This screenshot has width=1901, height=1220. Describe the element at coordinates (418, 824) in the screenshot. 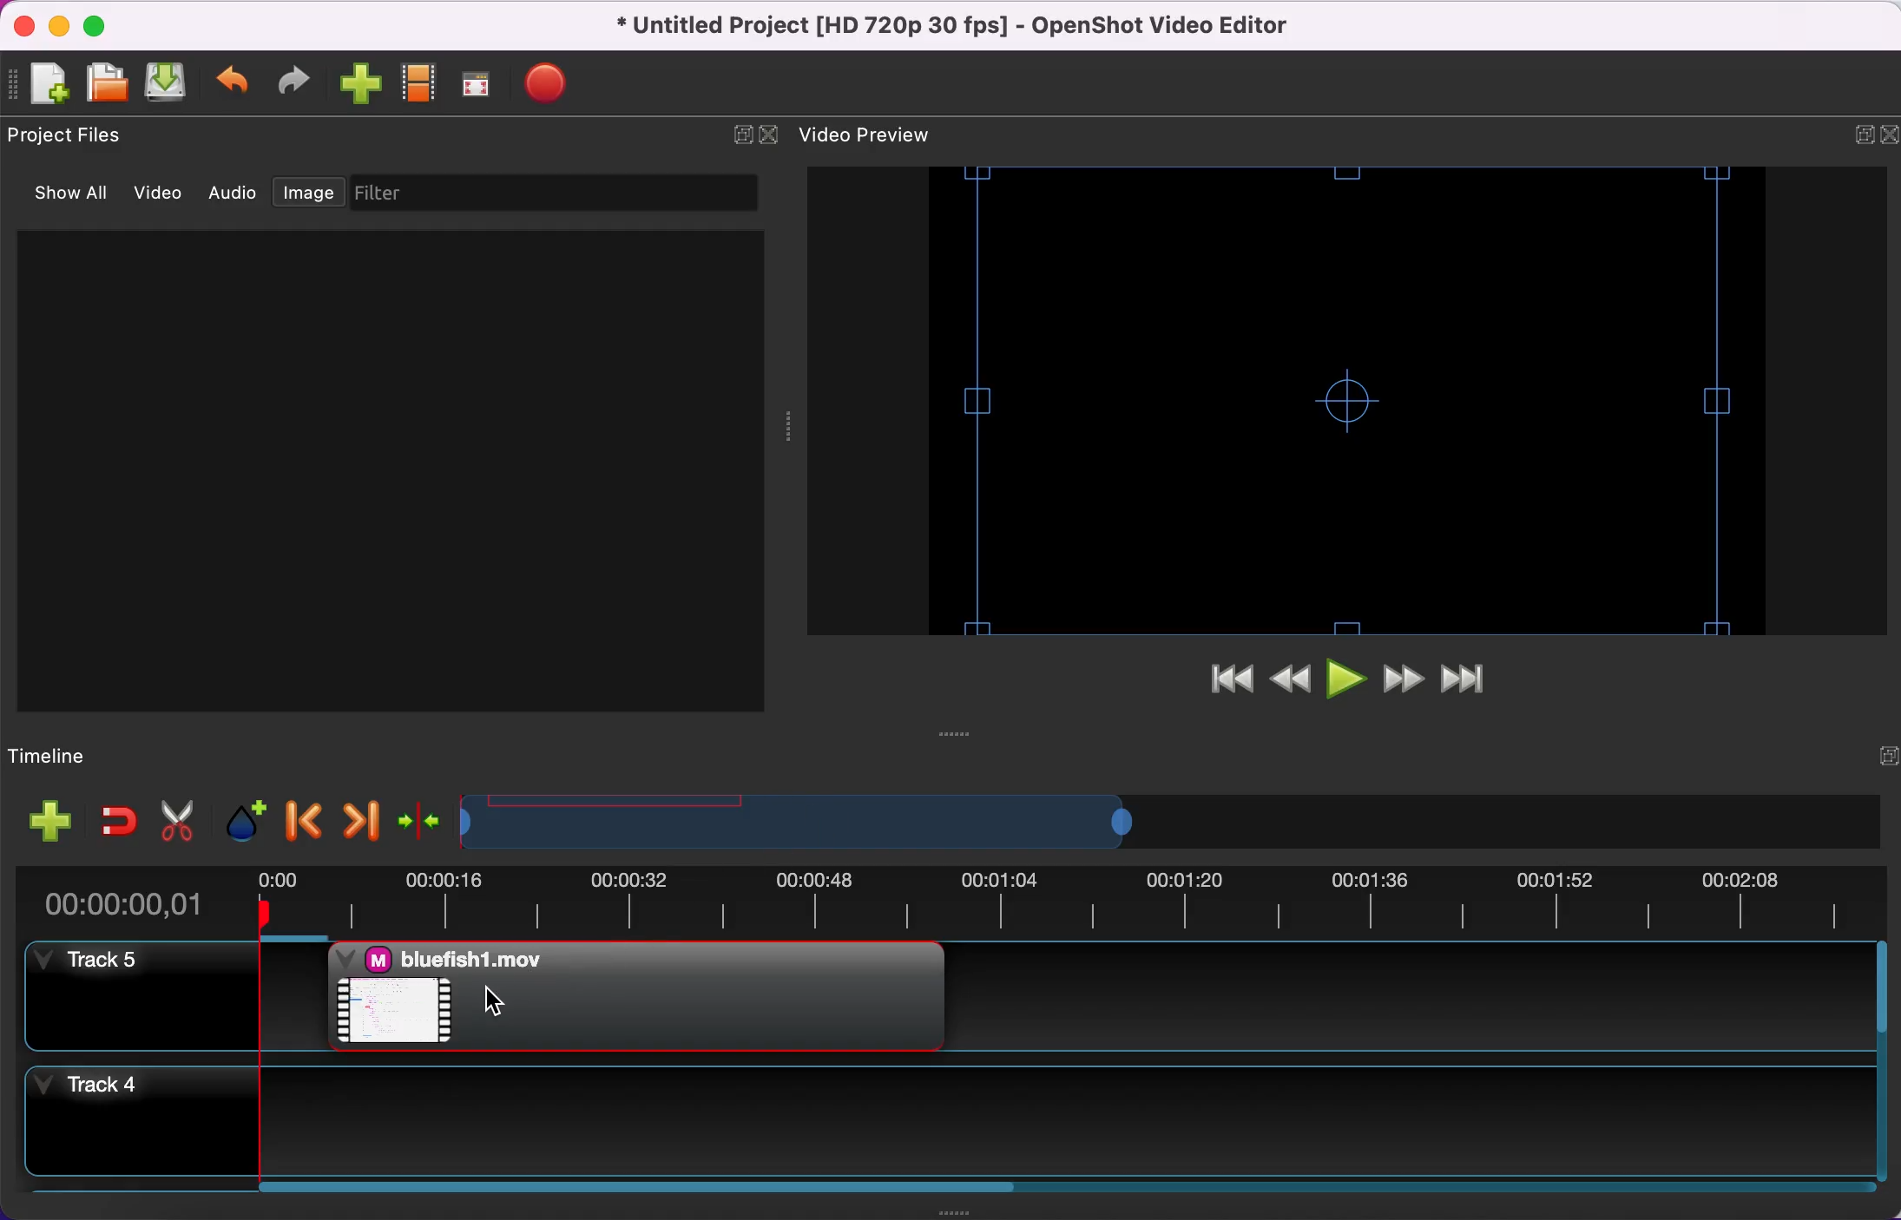

I see `center the timeline` at that location.